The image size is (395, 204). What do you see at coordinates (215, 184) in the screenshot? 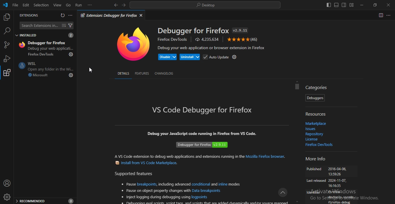
I see `and` at bounding box center [215, 184].